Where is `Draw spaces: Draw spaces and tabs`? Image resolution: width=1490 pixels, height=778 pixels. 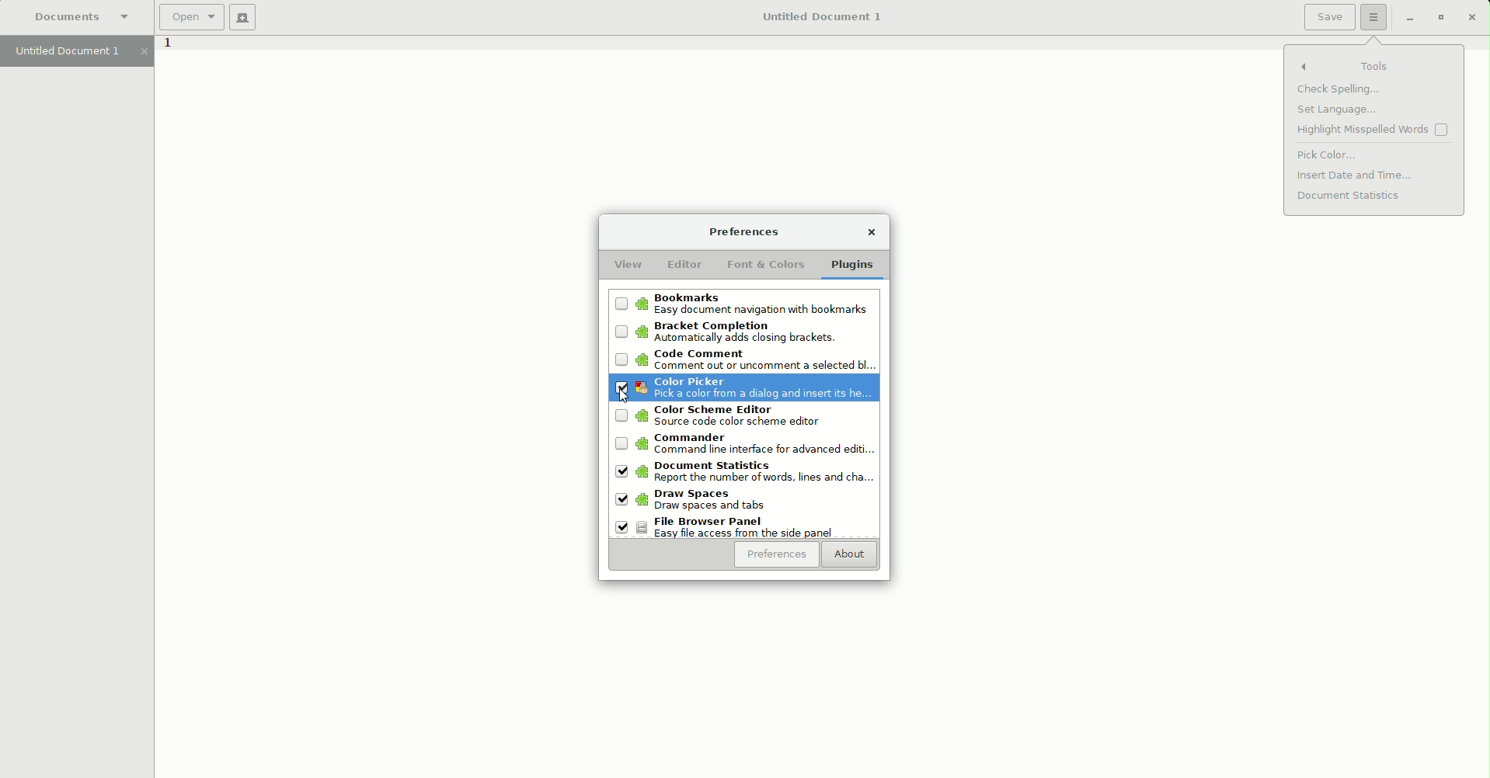 Draw spaces: Draw spaces and tabs is located at coordinates (706, 502).